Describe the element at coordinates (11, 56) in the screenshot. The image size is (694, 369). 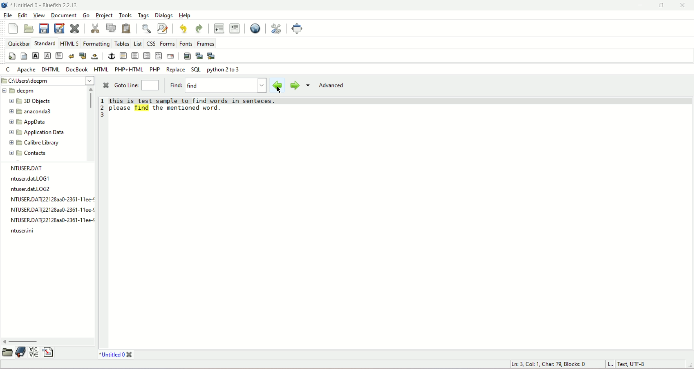
I see `quickstart` at that location.